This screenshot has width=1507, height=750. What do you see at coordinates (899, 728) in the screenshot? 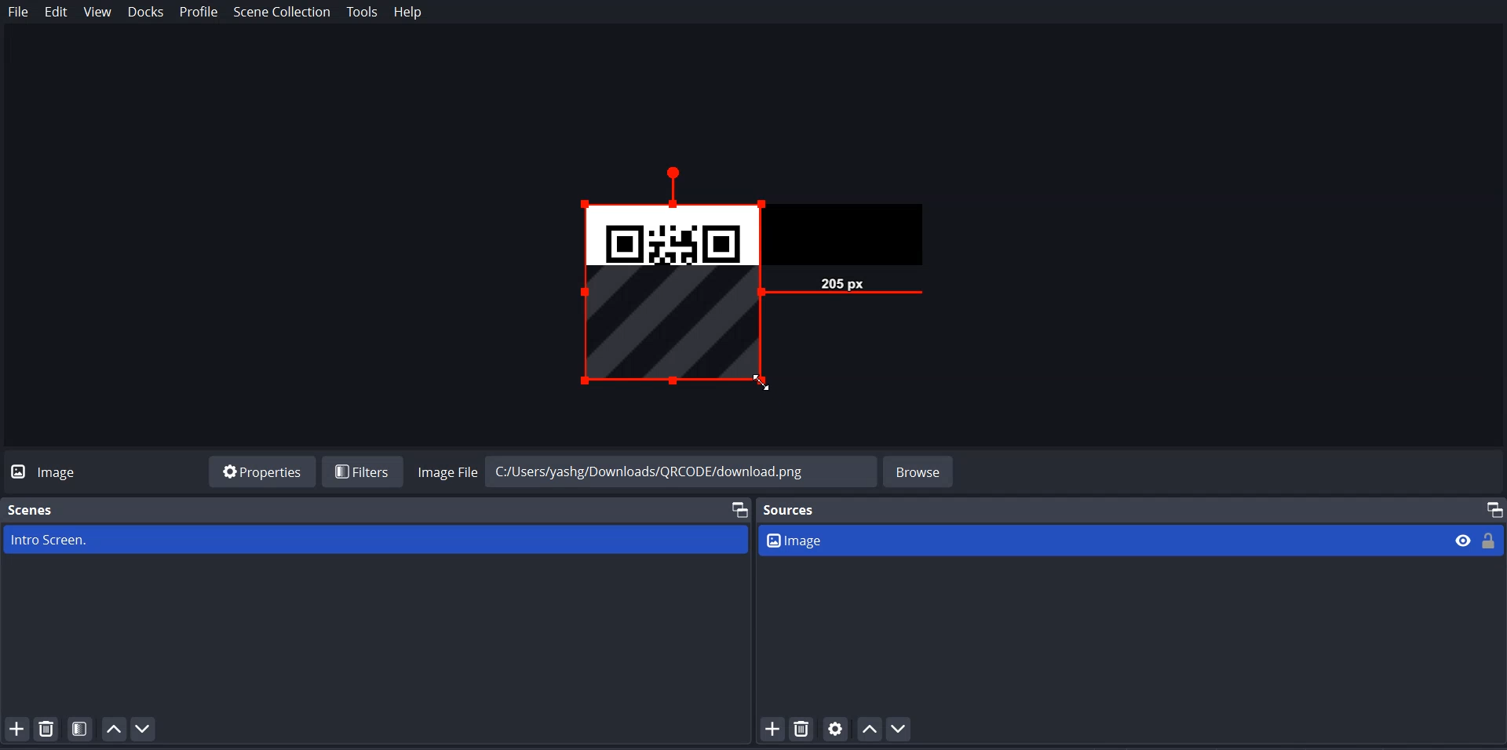
I see `Move Source Down` at bounding box center [899, 728].